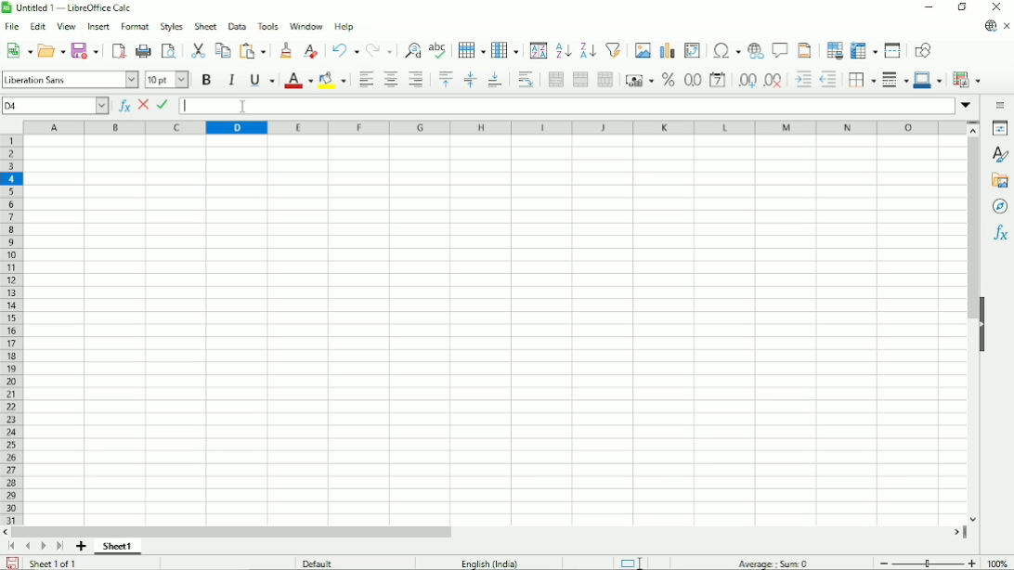  I want to click on Border color, so click(929, 81).